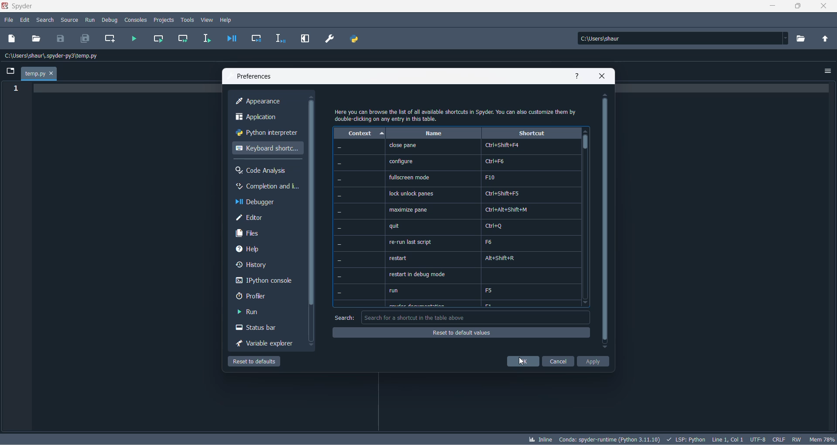 Image resolution: width=837 pixels, height=445 pixels. Describe the element at coordinates (157, 39) in the screenshot. I see `run current cell` at that location.